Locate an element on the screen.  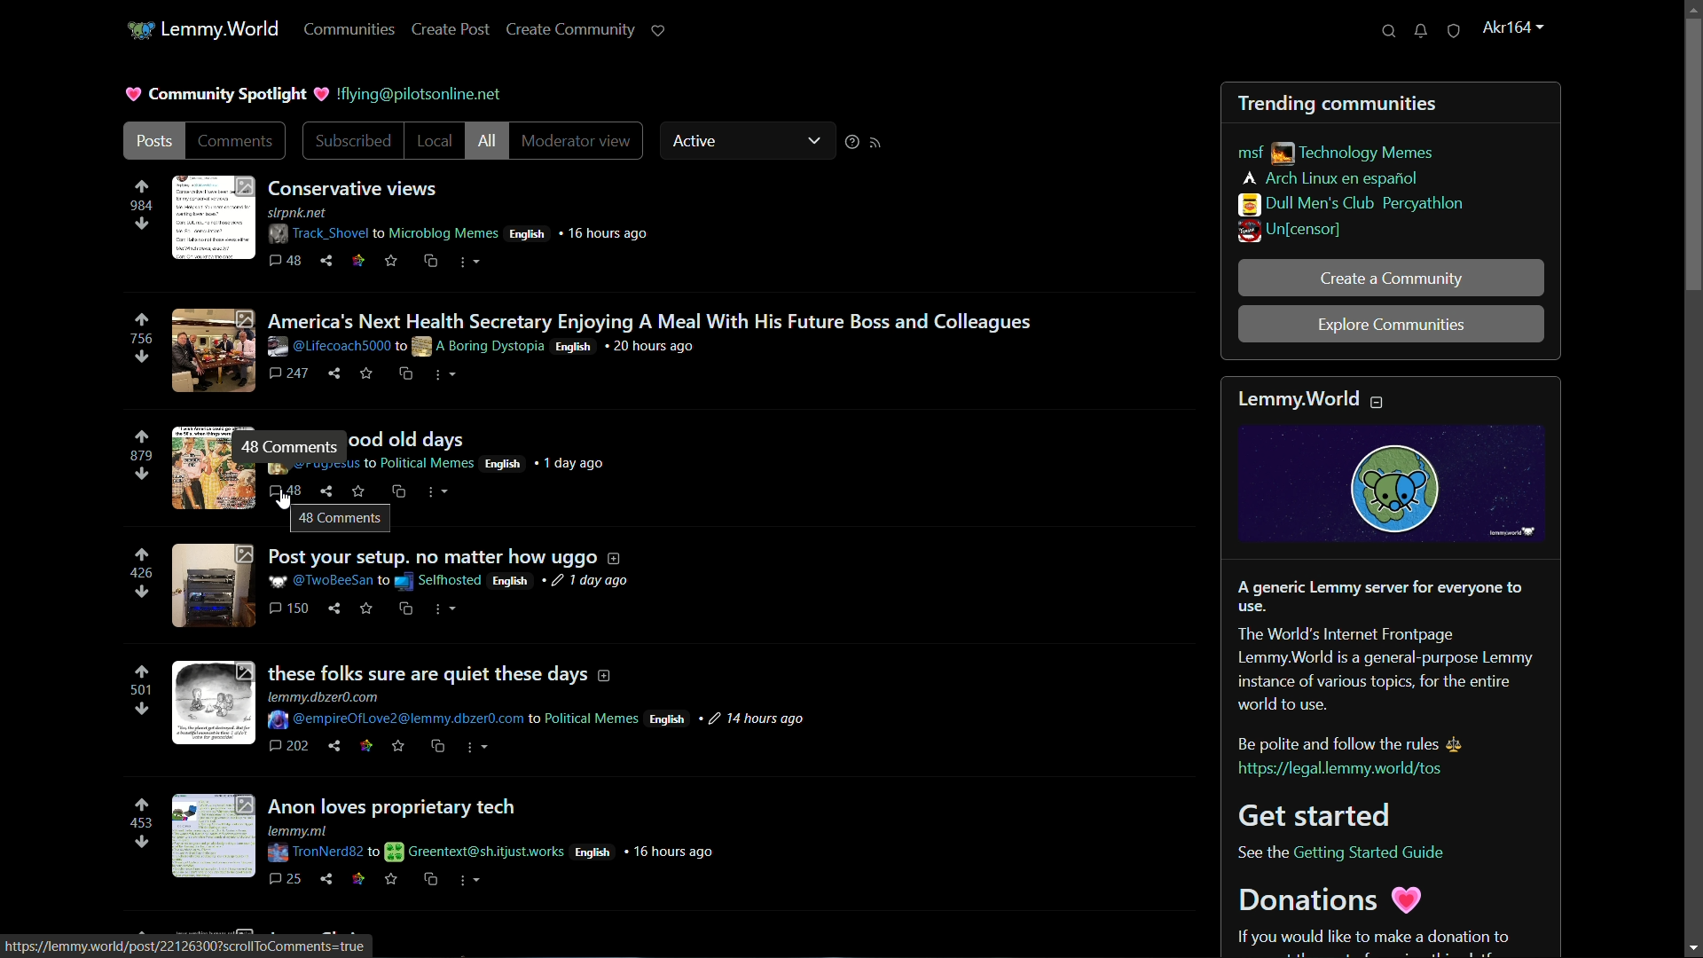
create community is located at coordinates (568, 30).